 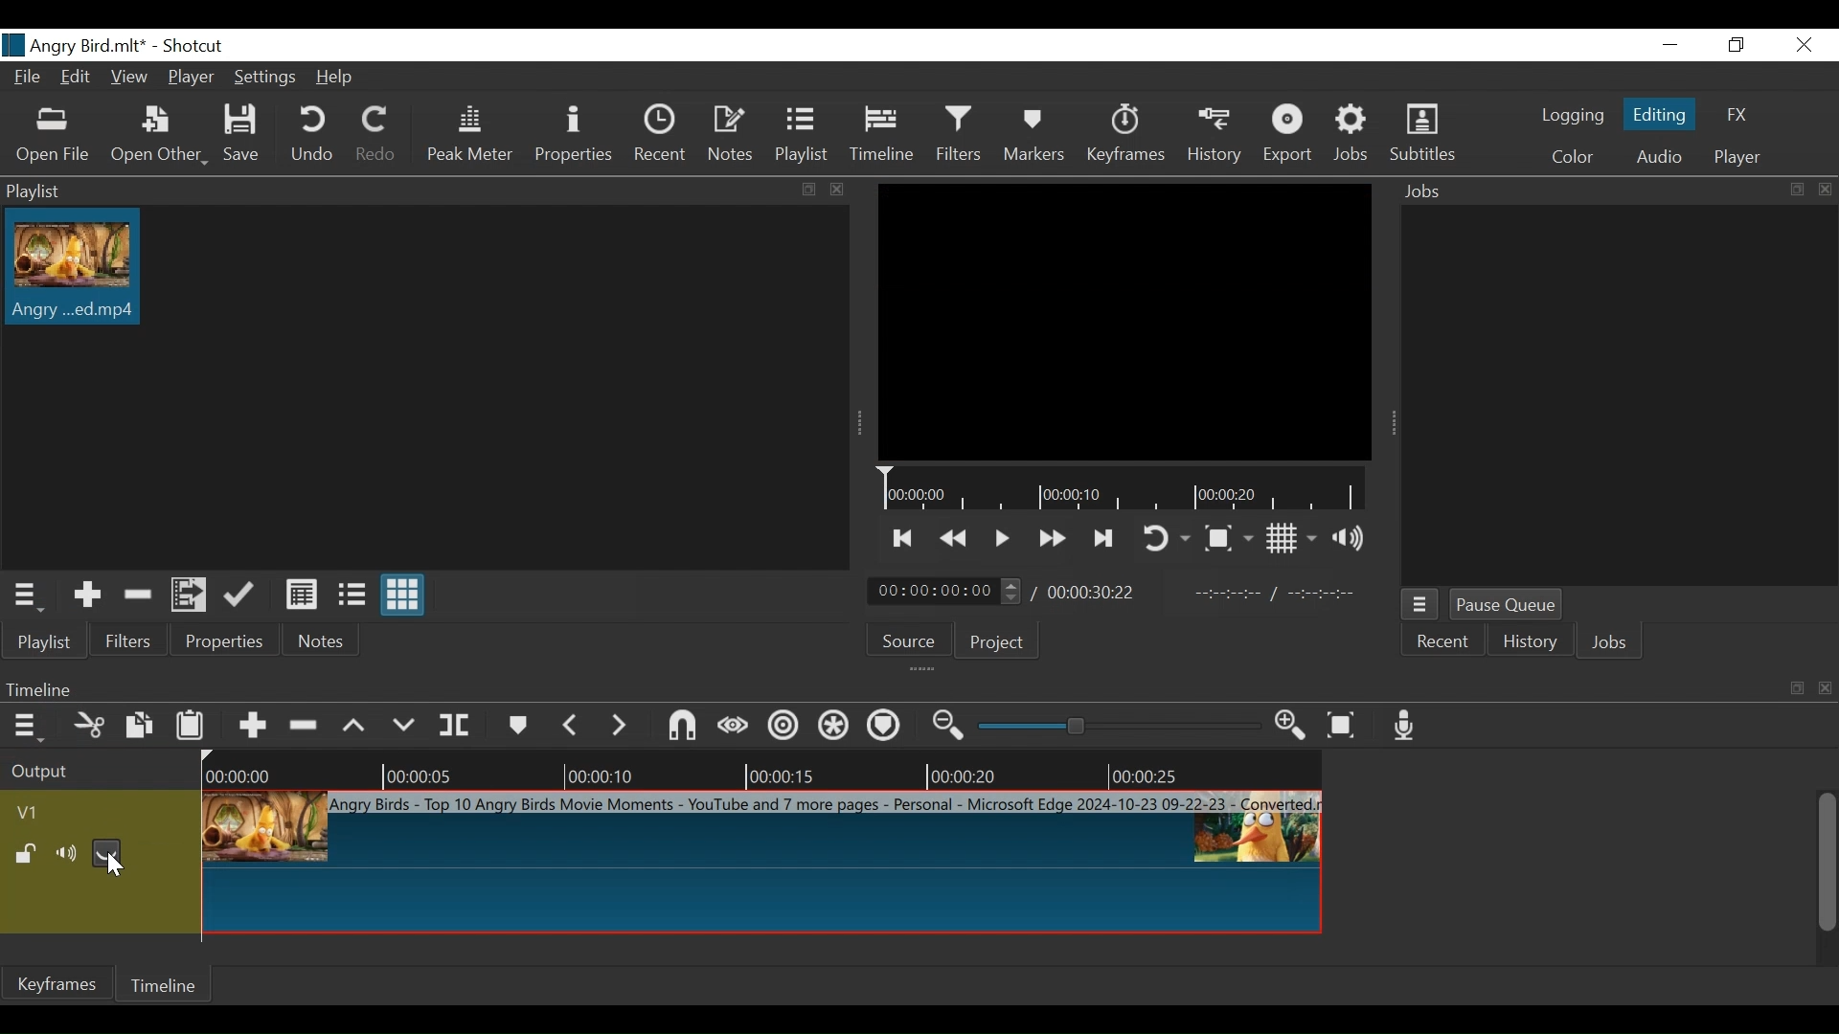 What do you see at coordinates (354, 727) in the screenshot?
I see `lift` at bounding box center [354, 727].